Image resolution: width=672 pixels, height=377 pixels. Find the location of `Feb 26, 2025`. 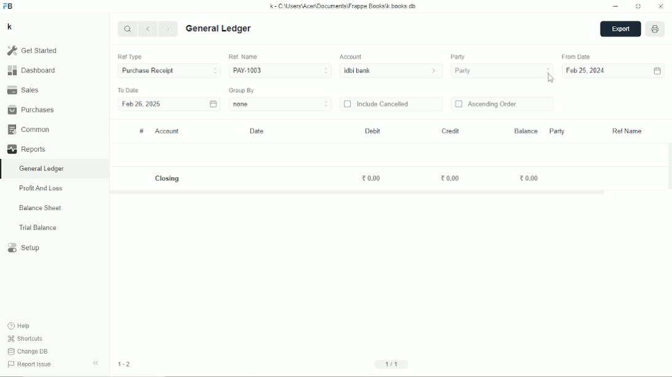

Feb 26, 2025 is located at coordinates (142, 105).